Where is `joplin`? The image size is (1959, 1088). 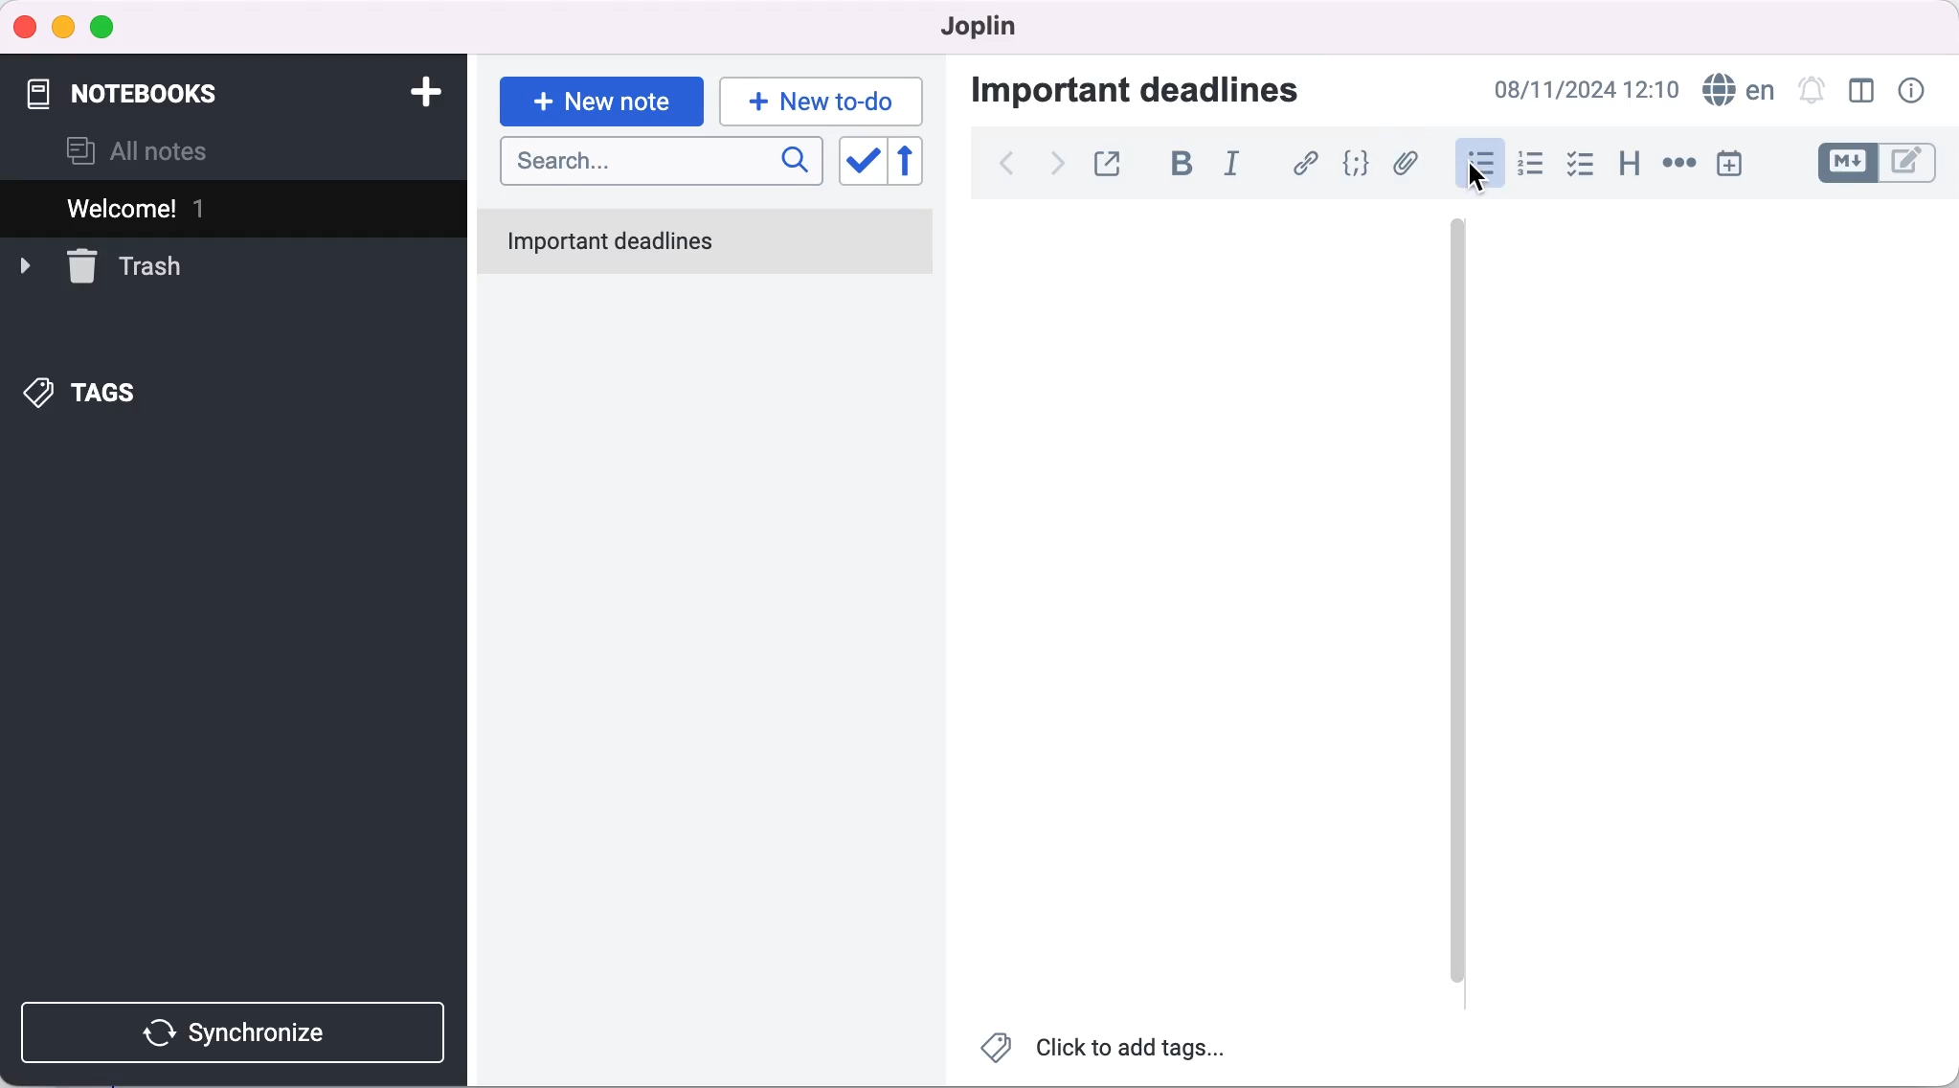
joplin is located at coordinates (984, 29).